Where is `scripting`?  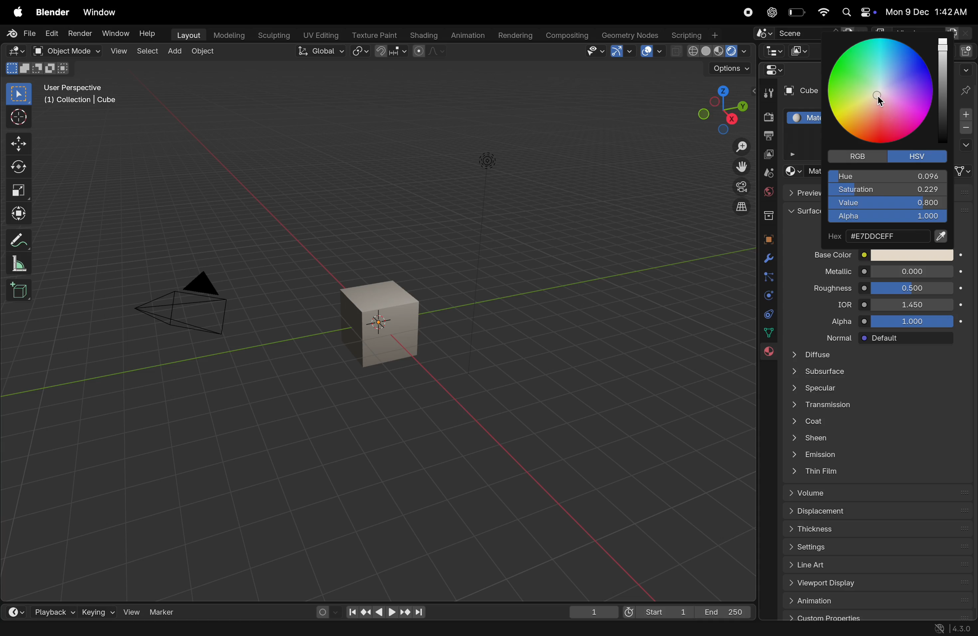 scripting is located at coordinates (695, 34).